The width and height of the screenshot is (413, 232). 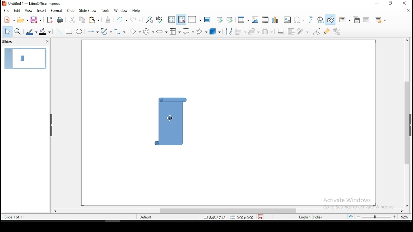 I want to click on master slide, so click(x=207, y=20).